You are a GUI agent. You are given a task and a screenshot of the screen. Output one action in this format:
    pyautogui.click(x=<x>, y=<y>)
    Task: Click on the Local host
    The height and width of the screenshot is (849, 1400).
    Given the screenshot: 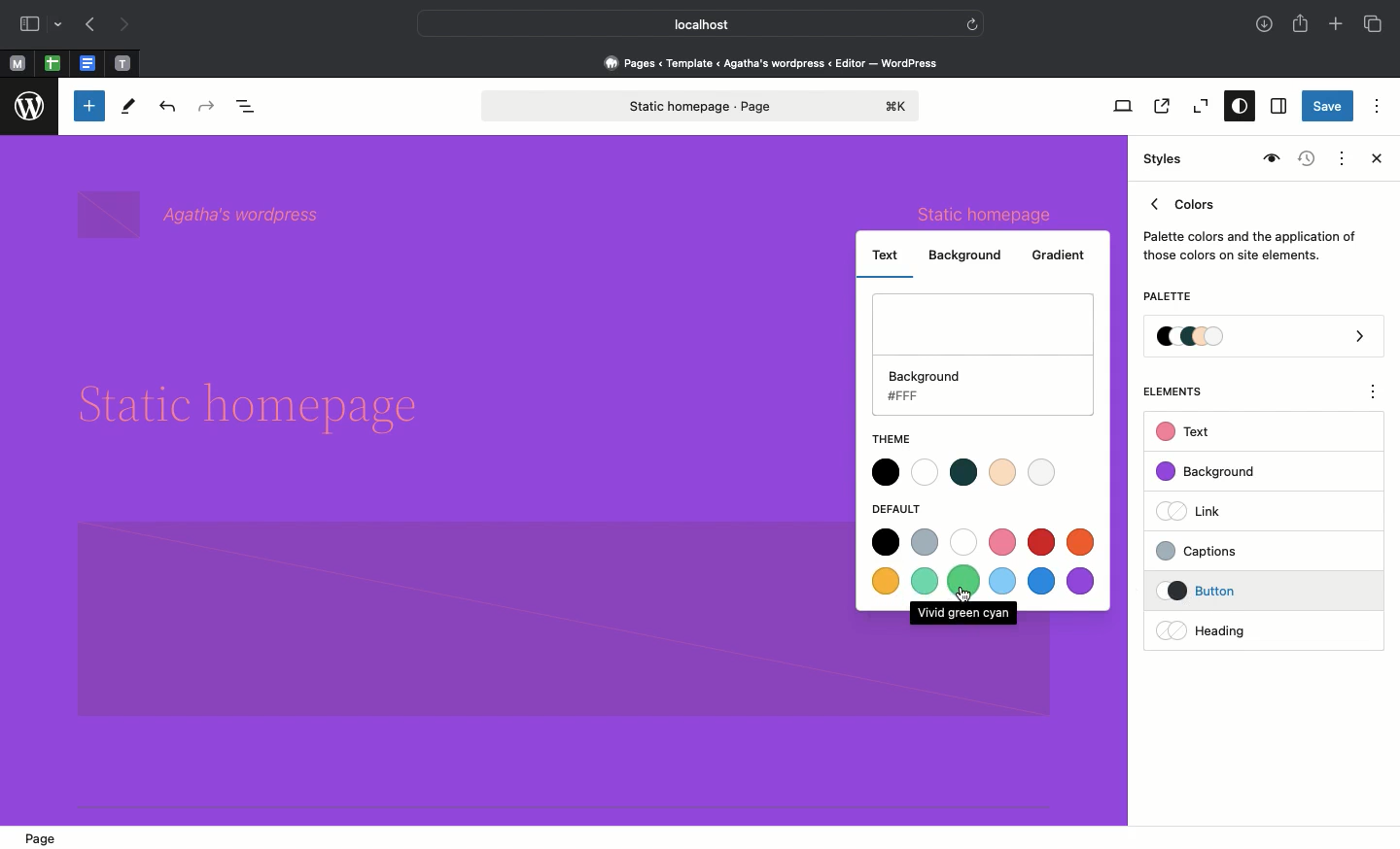 What is the action you would take?
    pyautogui.click(x=686, y=23)
    